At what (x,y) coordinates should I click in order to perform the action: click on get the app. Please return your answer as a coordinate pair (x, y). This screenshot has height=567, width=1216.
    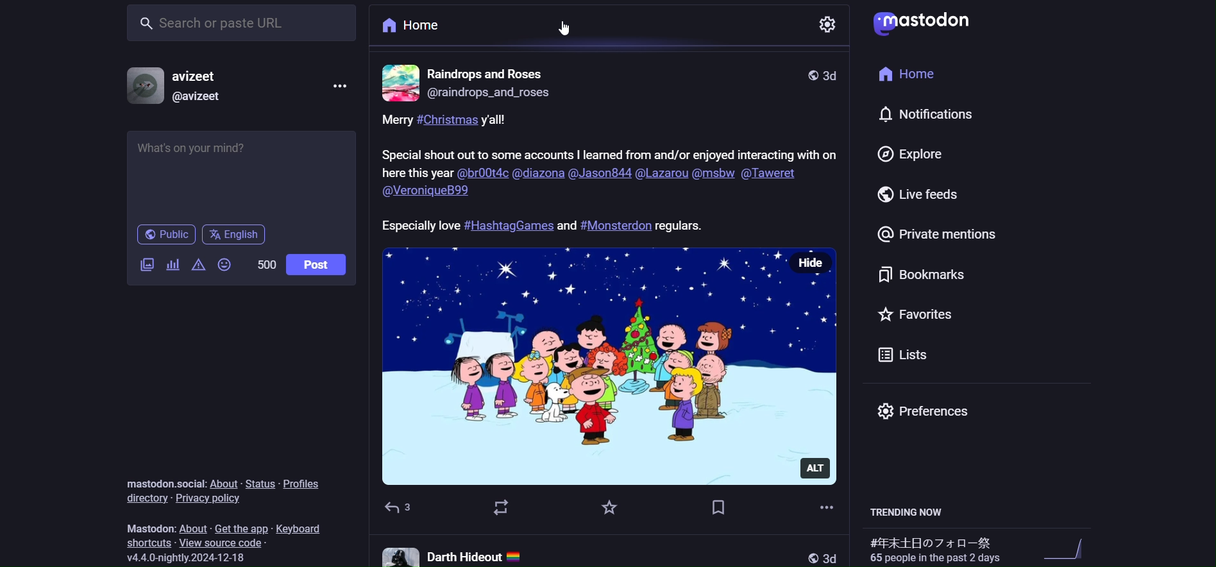
    Looking at the image, I should click on (239, 527).